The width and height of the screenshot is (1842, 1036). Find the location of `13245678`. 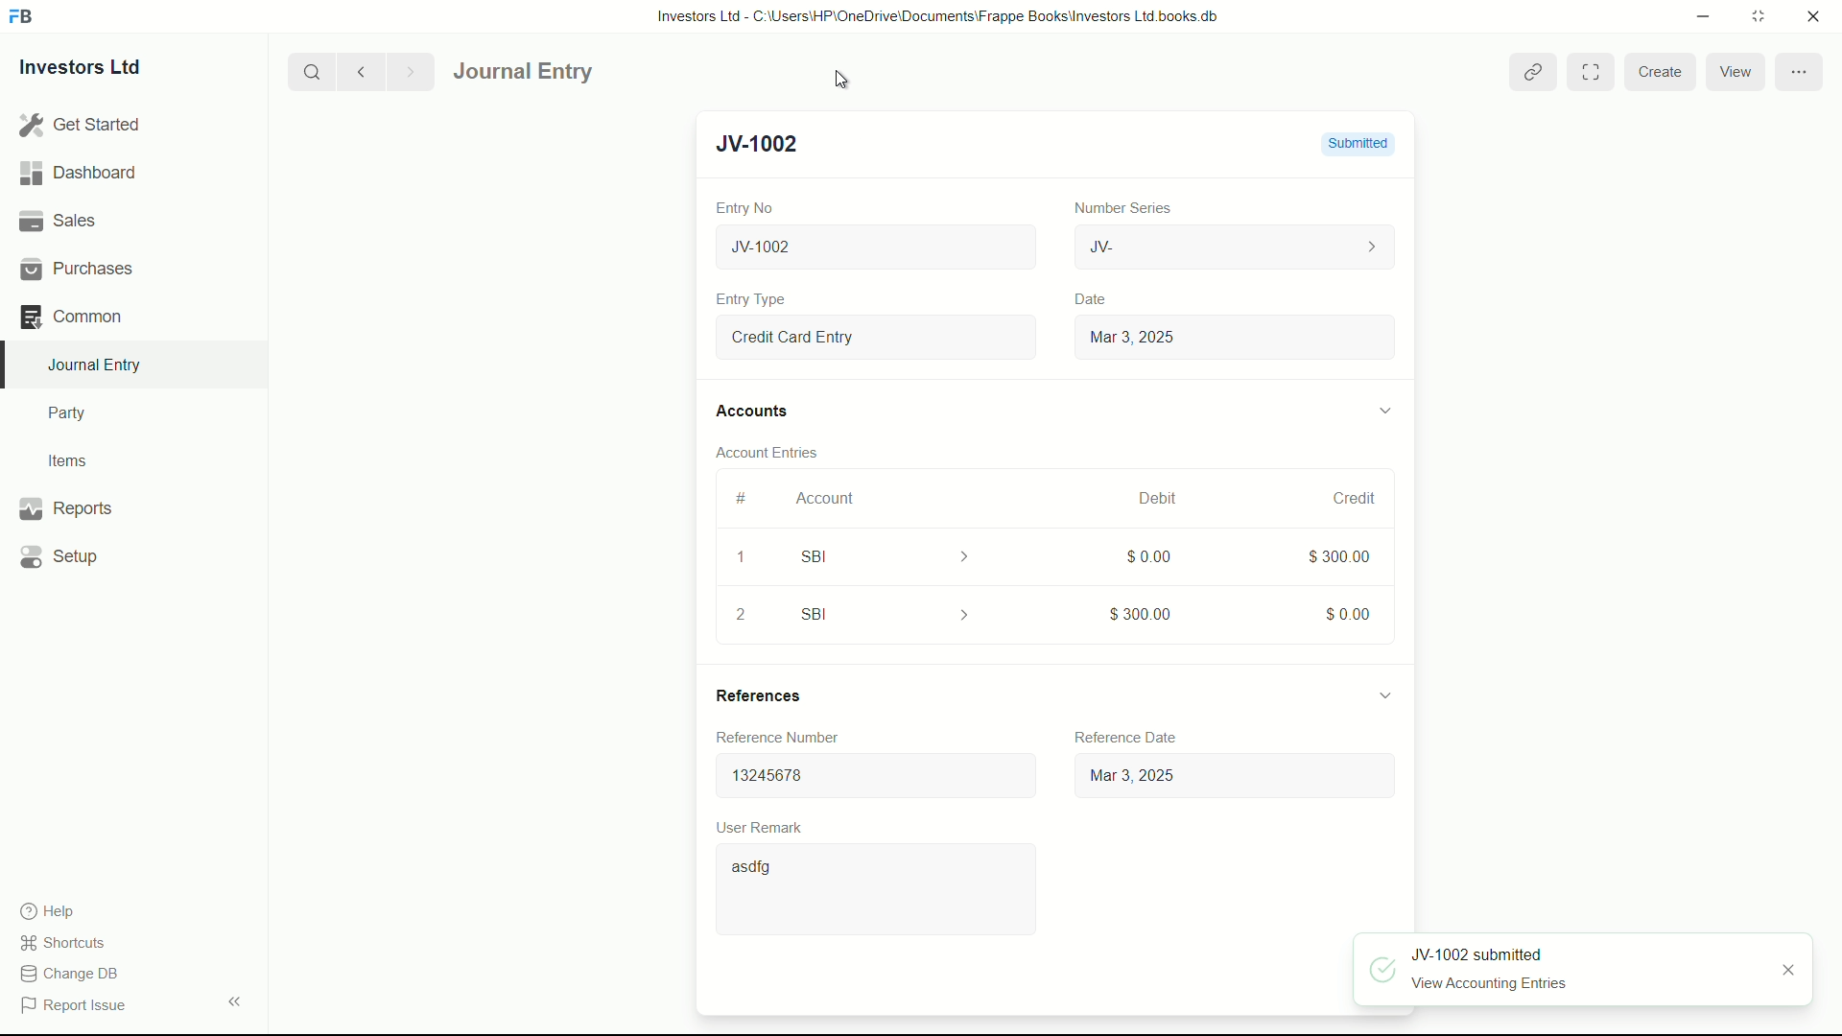

13245678 is located at coordinates (868, 774).